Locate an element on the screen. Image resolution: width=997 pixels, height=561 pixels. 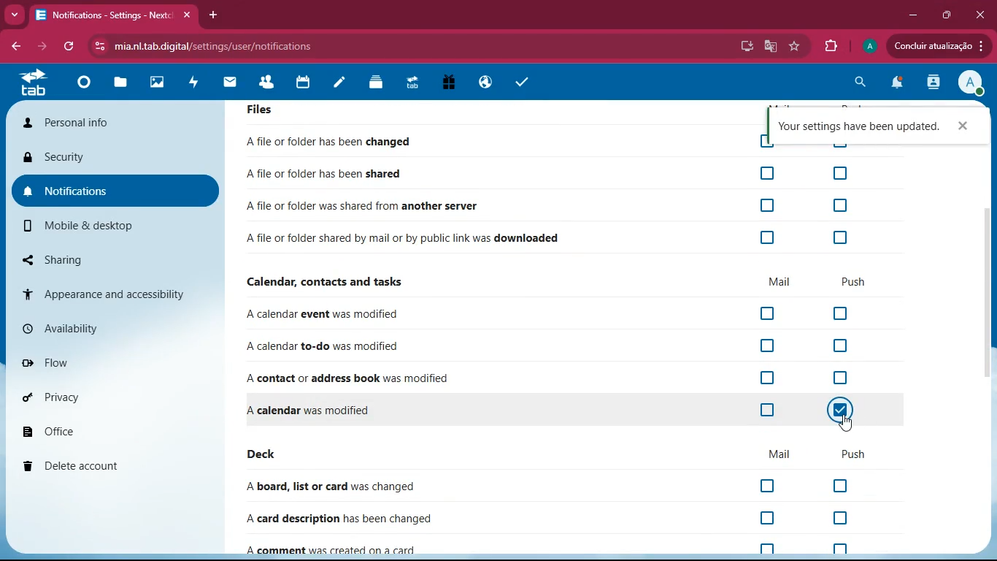
personal info is located at coordinates (115, 124).